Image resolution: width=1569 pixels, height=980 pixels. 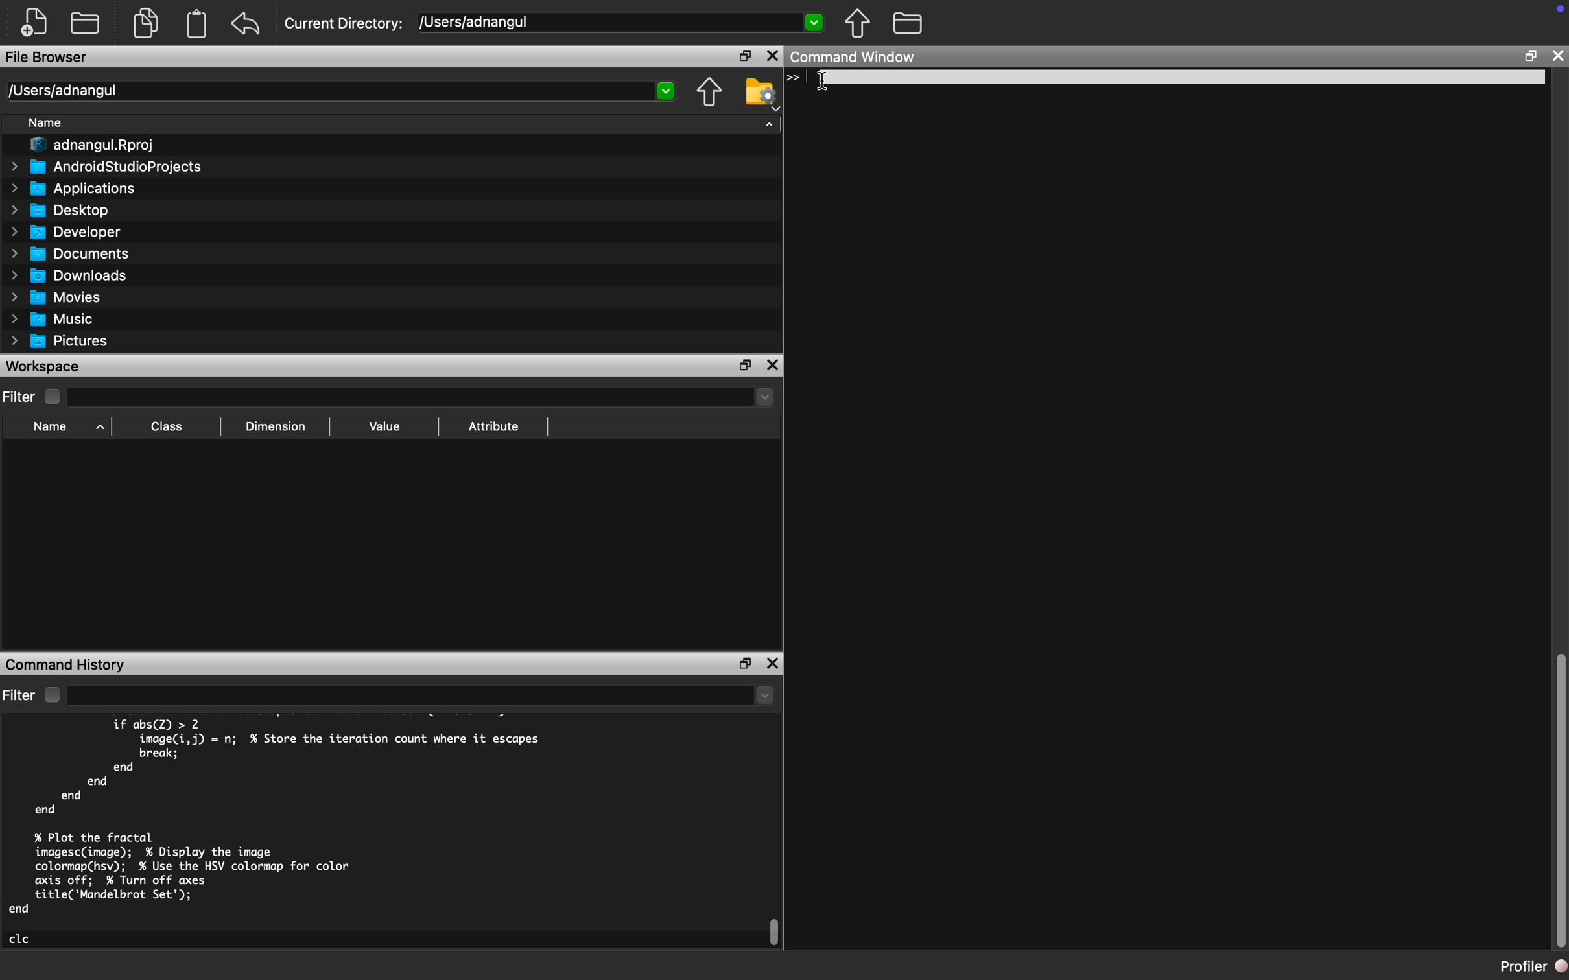 What do you see at coordinates (21, 939) in the screenshot?
I see `clc` at bounding box center [21, 939].